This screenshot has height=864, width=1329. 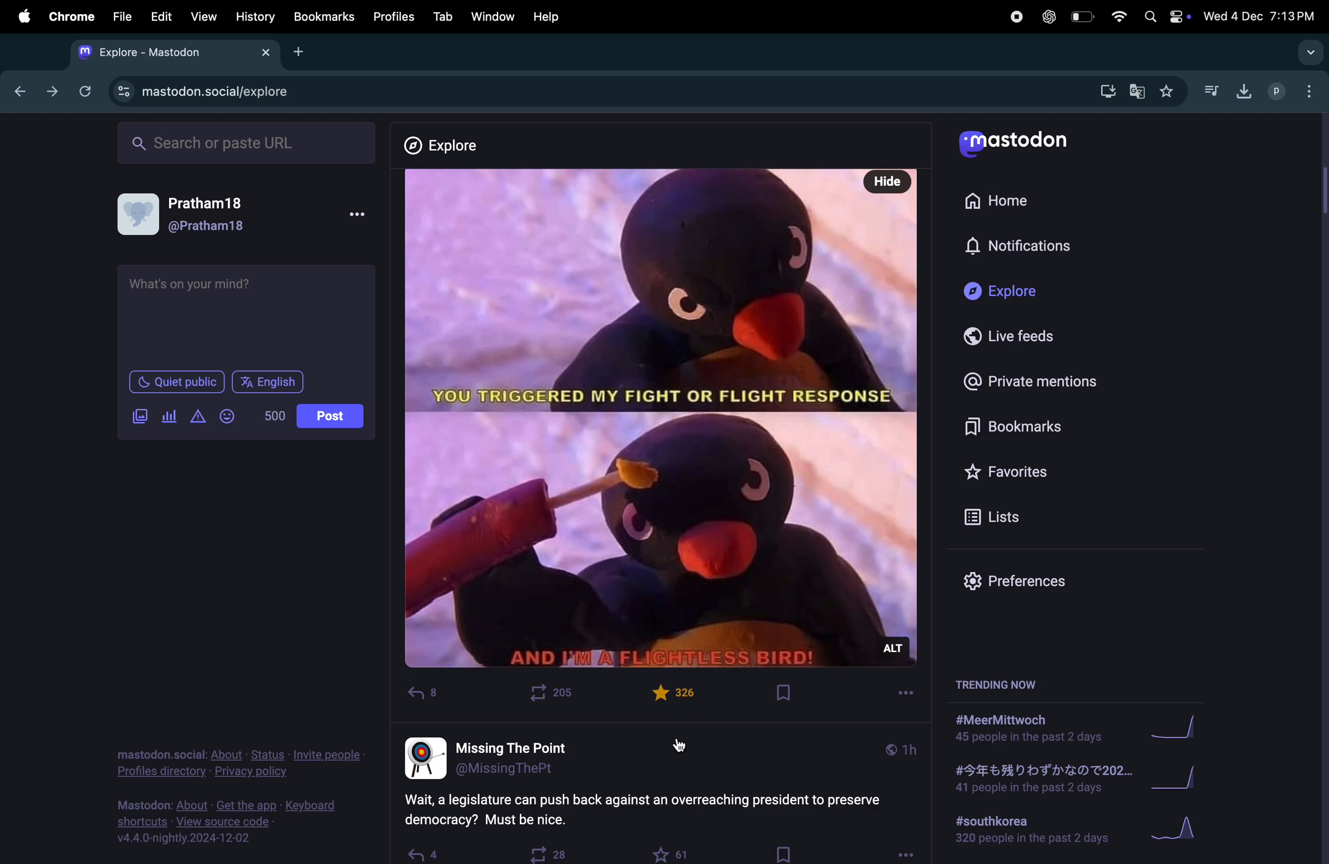 I want to click on , so click(x=1307, y=52).